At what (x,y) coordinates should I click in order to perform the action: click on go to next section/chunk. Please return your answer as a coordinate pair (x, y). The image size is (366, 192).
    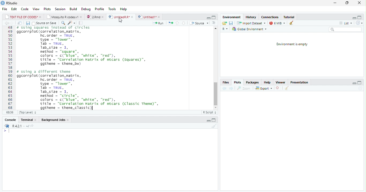
    Looking at the image, I should click on (183, 23).